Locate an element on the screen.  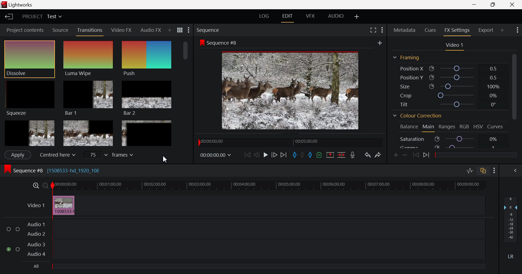
Sequence Preview Section is located at coordinates (208, 29).